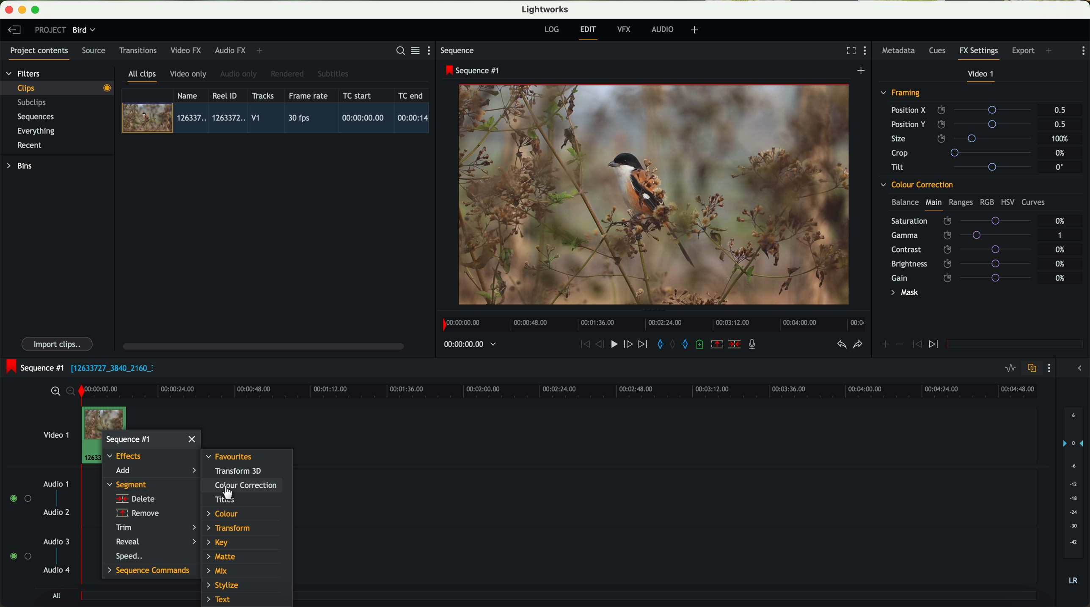 This screenshot has width=1090, height=607. What do you see at coordinates (965, 167) in the screenshot?
I see `tilt` at bounding box center [965, 167].